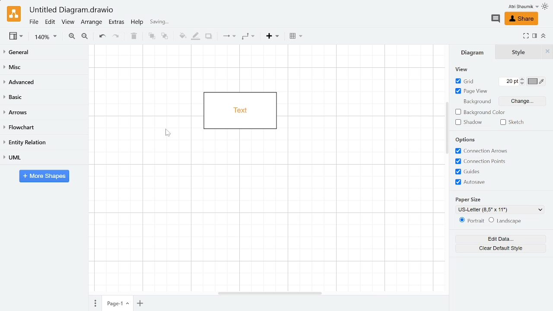 Image resolution: width=553 pixels, height=311 pixels. I want to click on Extras, so click(118, 23).